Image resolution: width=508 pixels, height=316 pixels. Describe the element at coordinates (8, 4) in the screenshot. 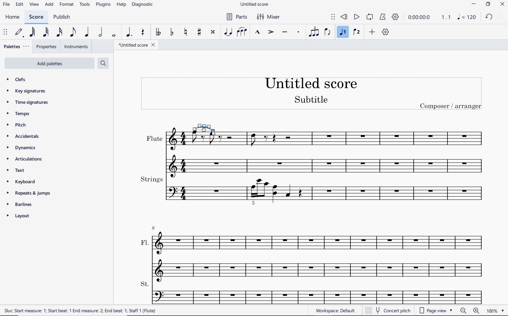

I see `file` at that location.